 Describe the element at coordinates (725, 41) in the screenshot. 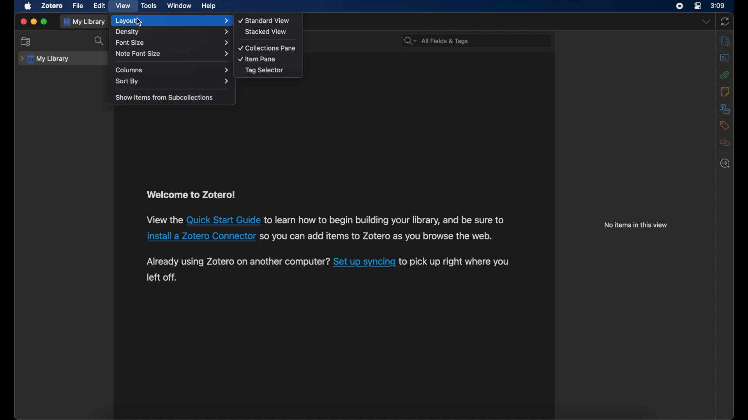

I see `info` at that location.